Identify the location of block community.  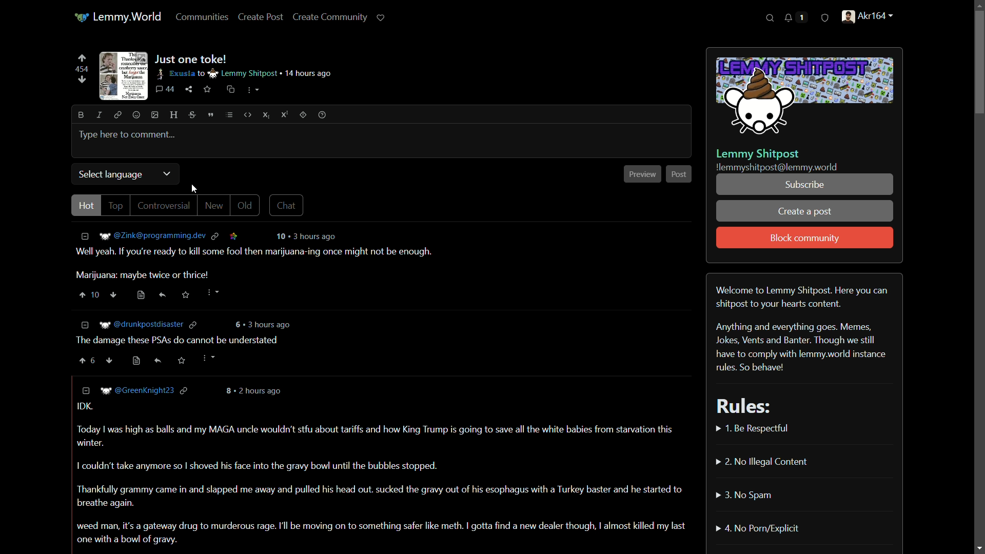
(804, 238).